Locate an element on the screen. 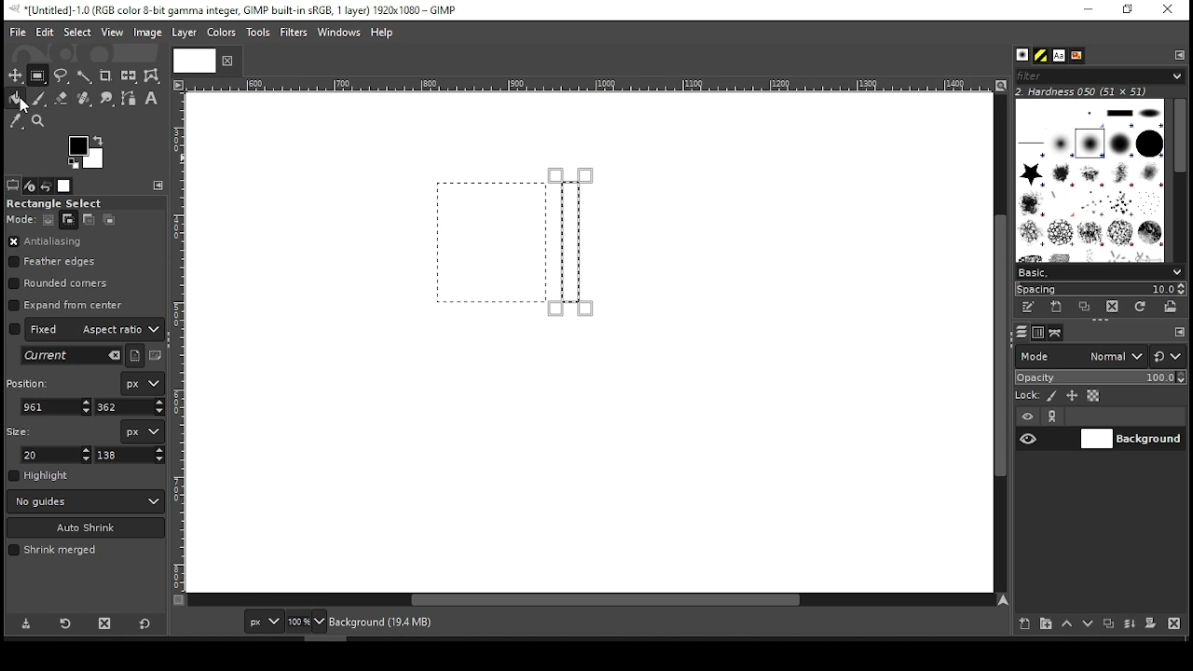  minimize is located at coordinates (1087, 10).